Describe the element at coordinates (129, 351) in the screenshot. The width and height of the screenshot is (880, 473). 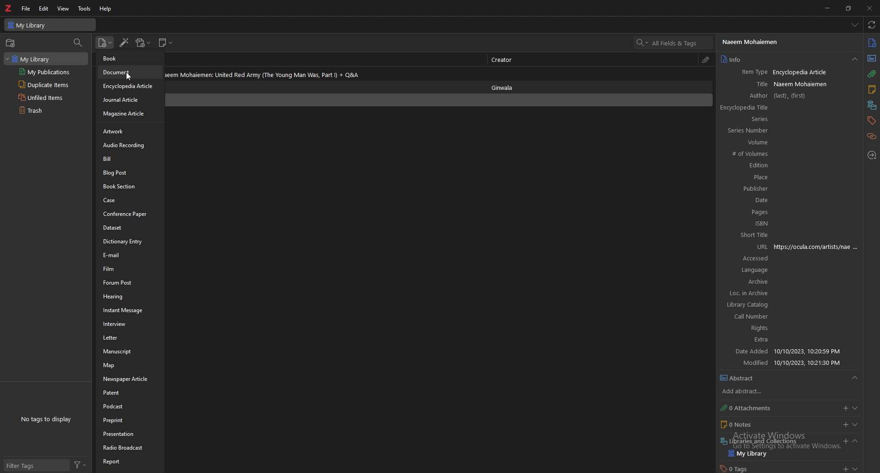
I see `manuscript` at that location.